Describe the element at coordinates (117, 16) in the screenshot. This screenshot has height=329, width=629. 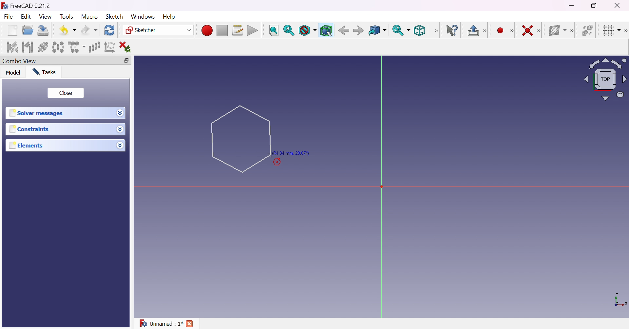
I see `Sketch` at that location.